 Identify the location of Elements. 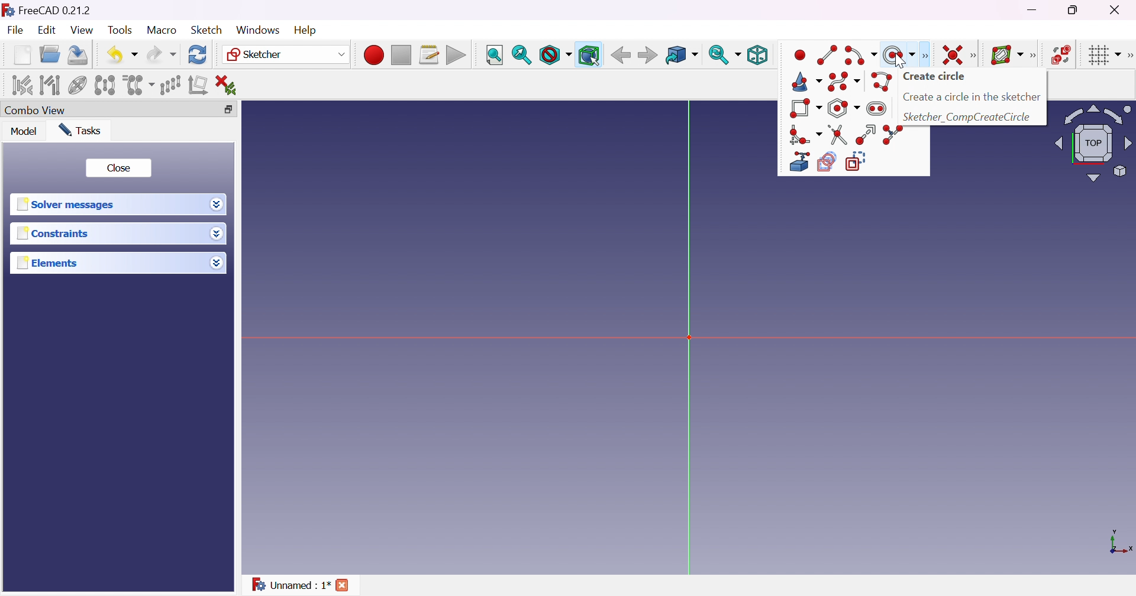
(49, 263).